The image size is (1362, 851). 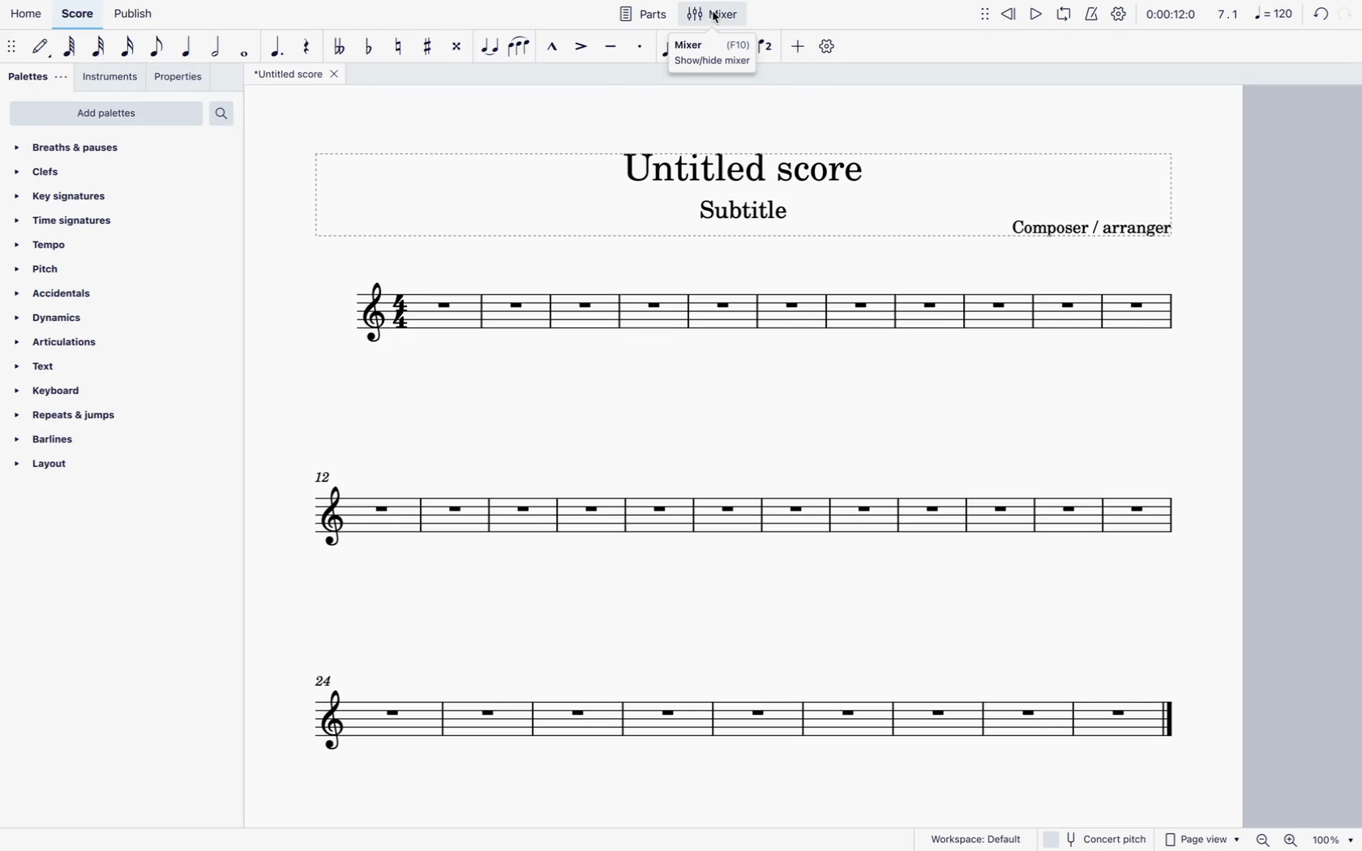 What do you see at coordinates (112, 79) in the screenshot?
I see `instruments` at bounding box center [112, 79].